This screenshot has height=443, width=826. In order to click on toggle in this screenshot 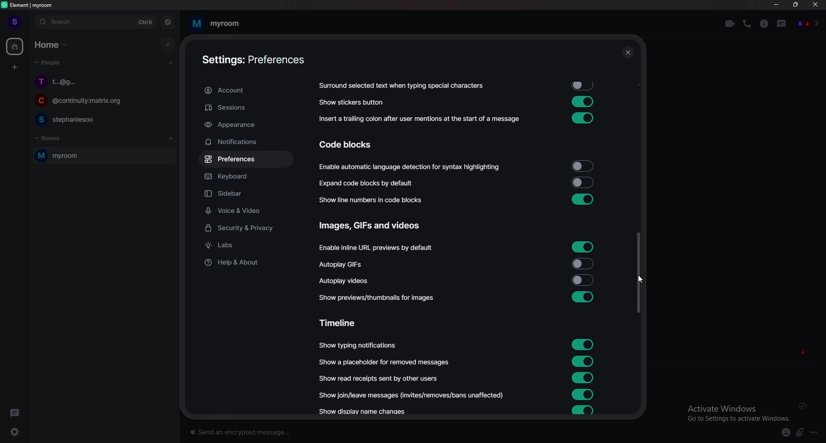, I will do `click(583, 280)`.